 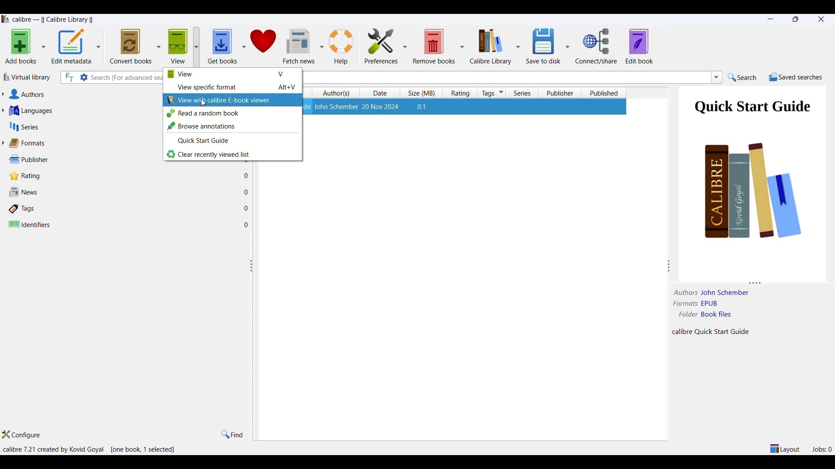 What do you see at coordinates (30, 77) in the screenshot?
I see `virtual library` at bounding box center [30, 77].